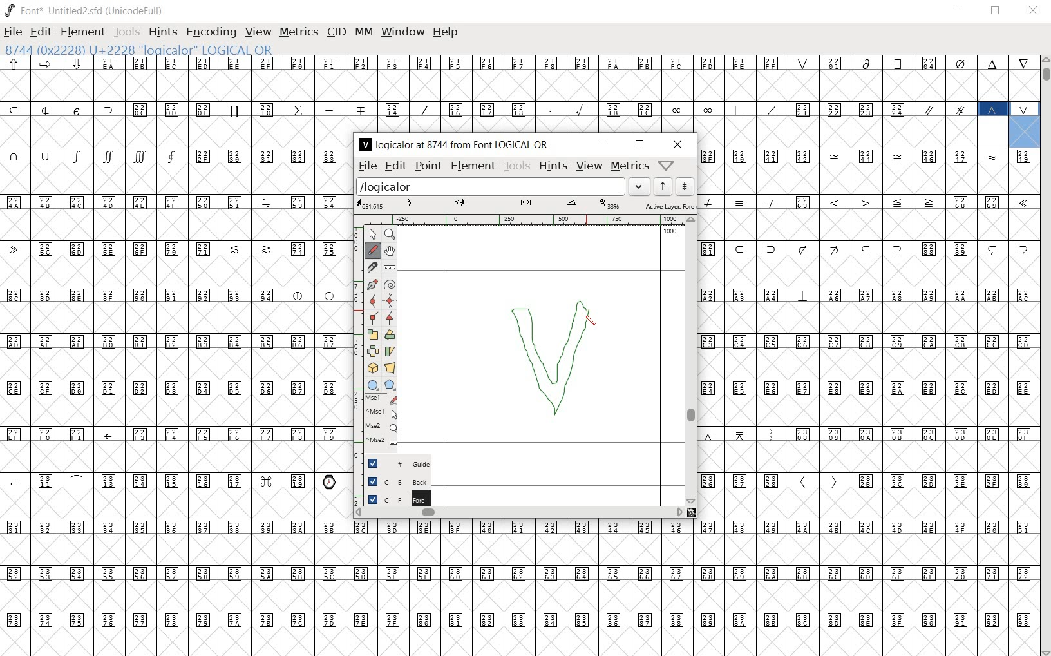 The height and width of the screenshot is (656, 1051). Describe the element at coordinates (1033, 11) in the screenshot. I see `close` at that location.